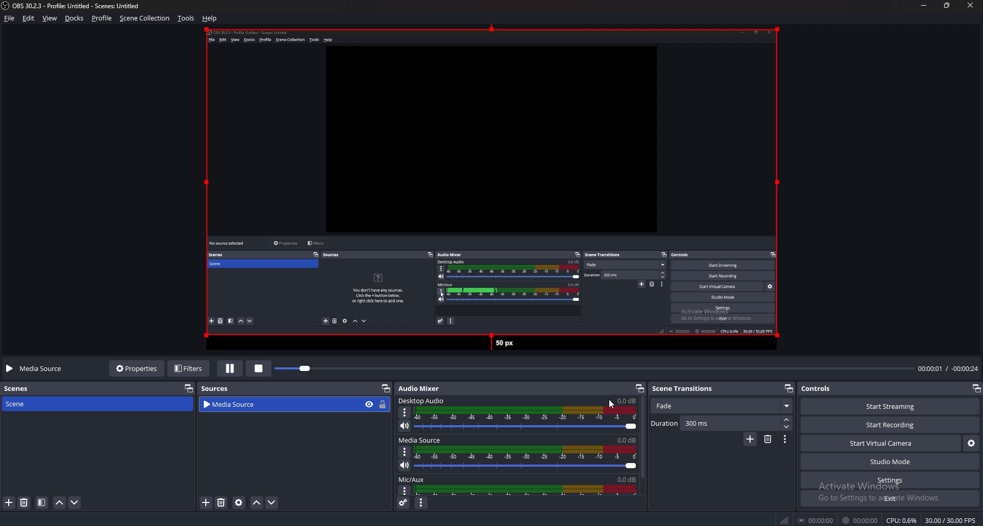 The width and height of the screenshot is (983, 526). I want to click on  Scene scene, so click(23, 403).